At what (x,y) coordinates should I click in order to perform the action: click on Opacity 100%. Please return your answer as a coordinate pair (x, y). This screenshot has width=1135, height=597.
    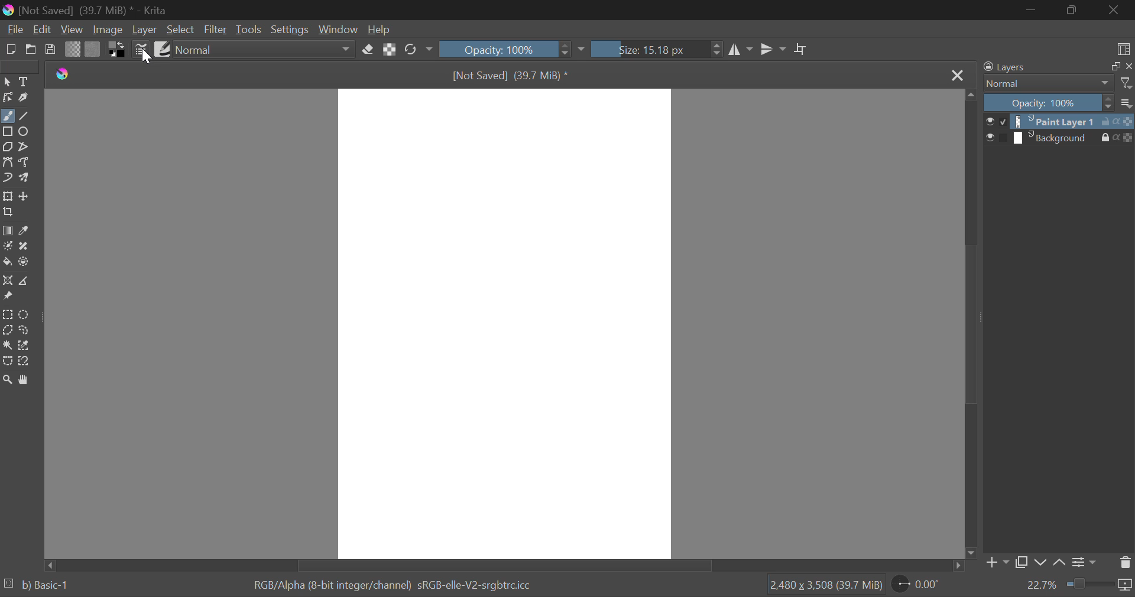
    Looking at the image, I should click on (513, 50).